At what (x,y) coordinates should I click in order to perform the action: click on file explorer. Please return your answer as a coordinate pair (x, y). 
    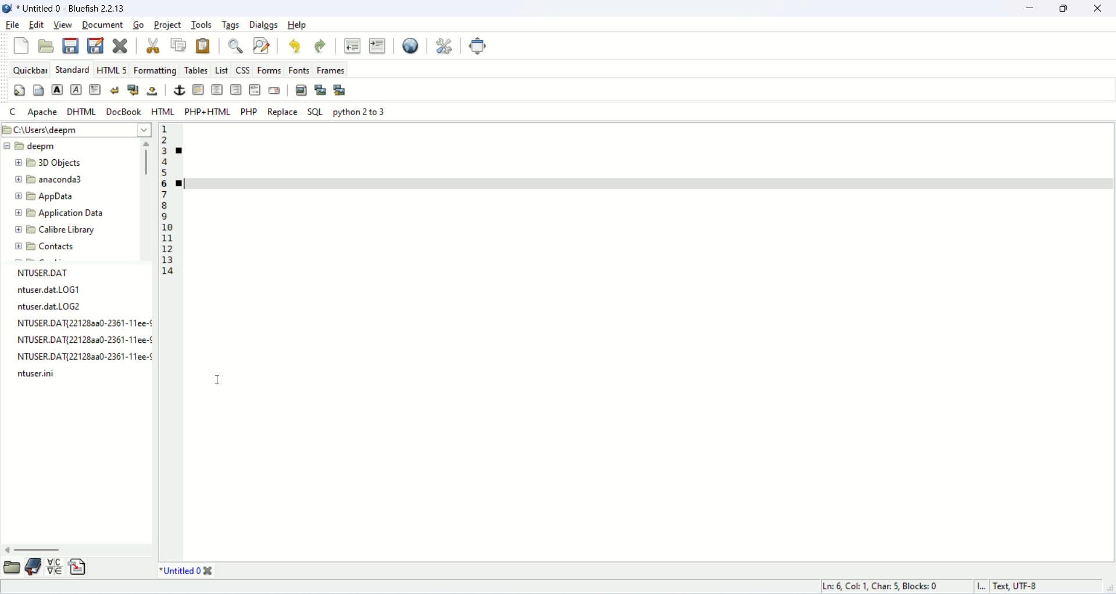
    Looking at the image, I should click on (12, 571).